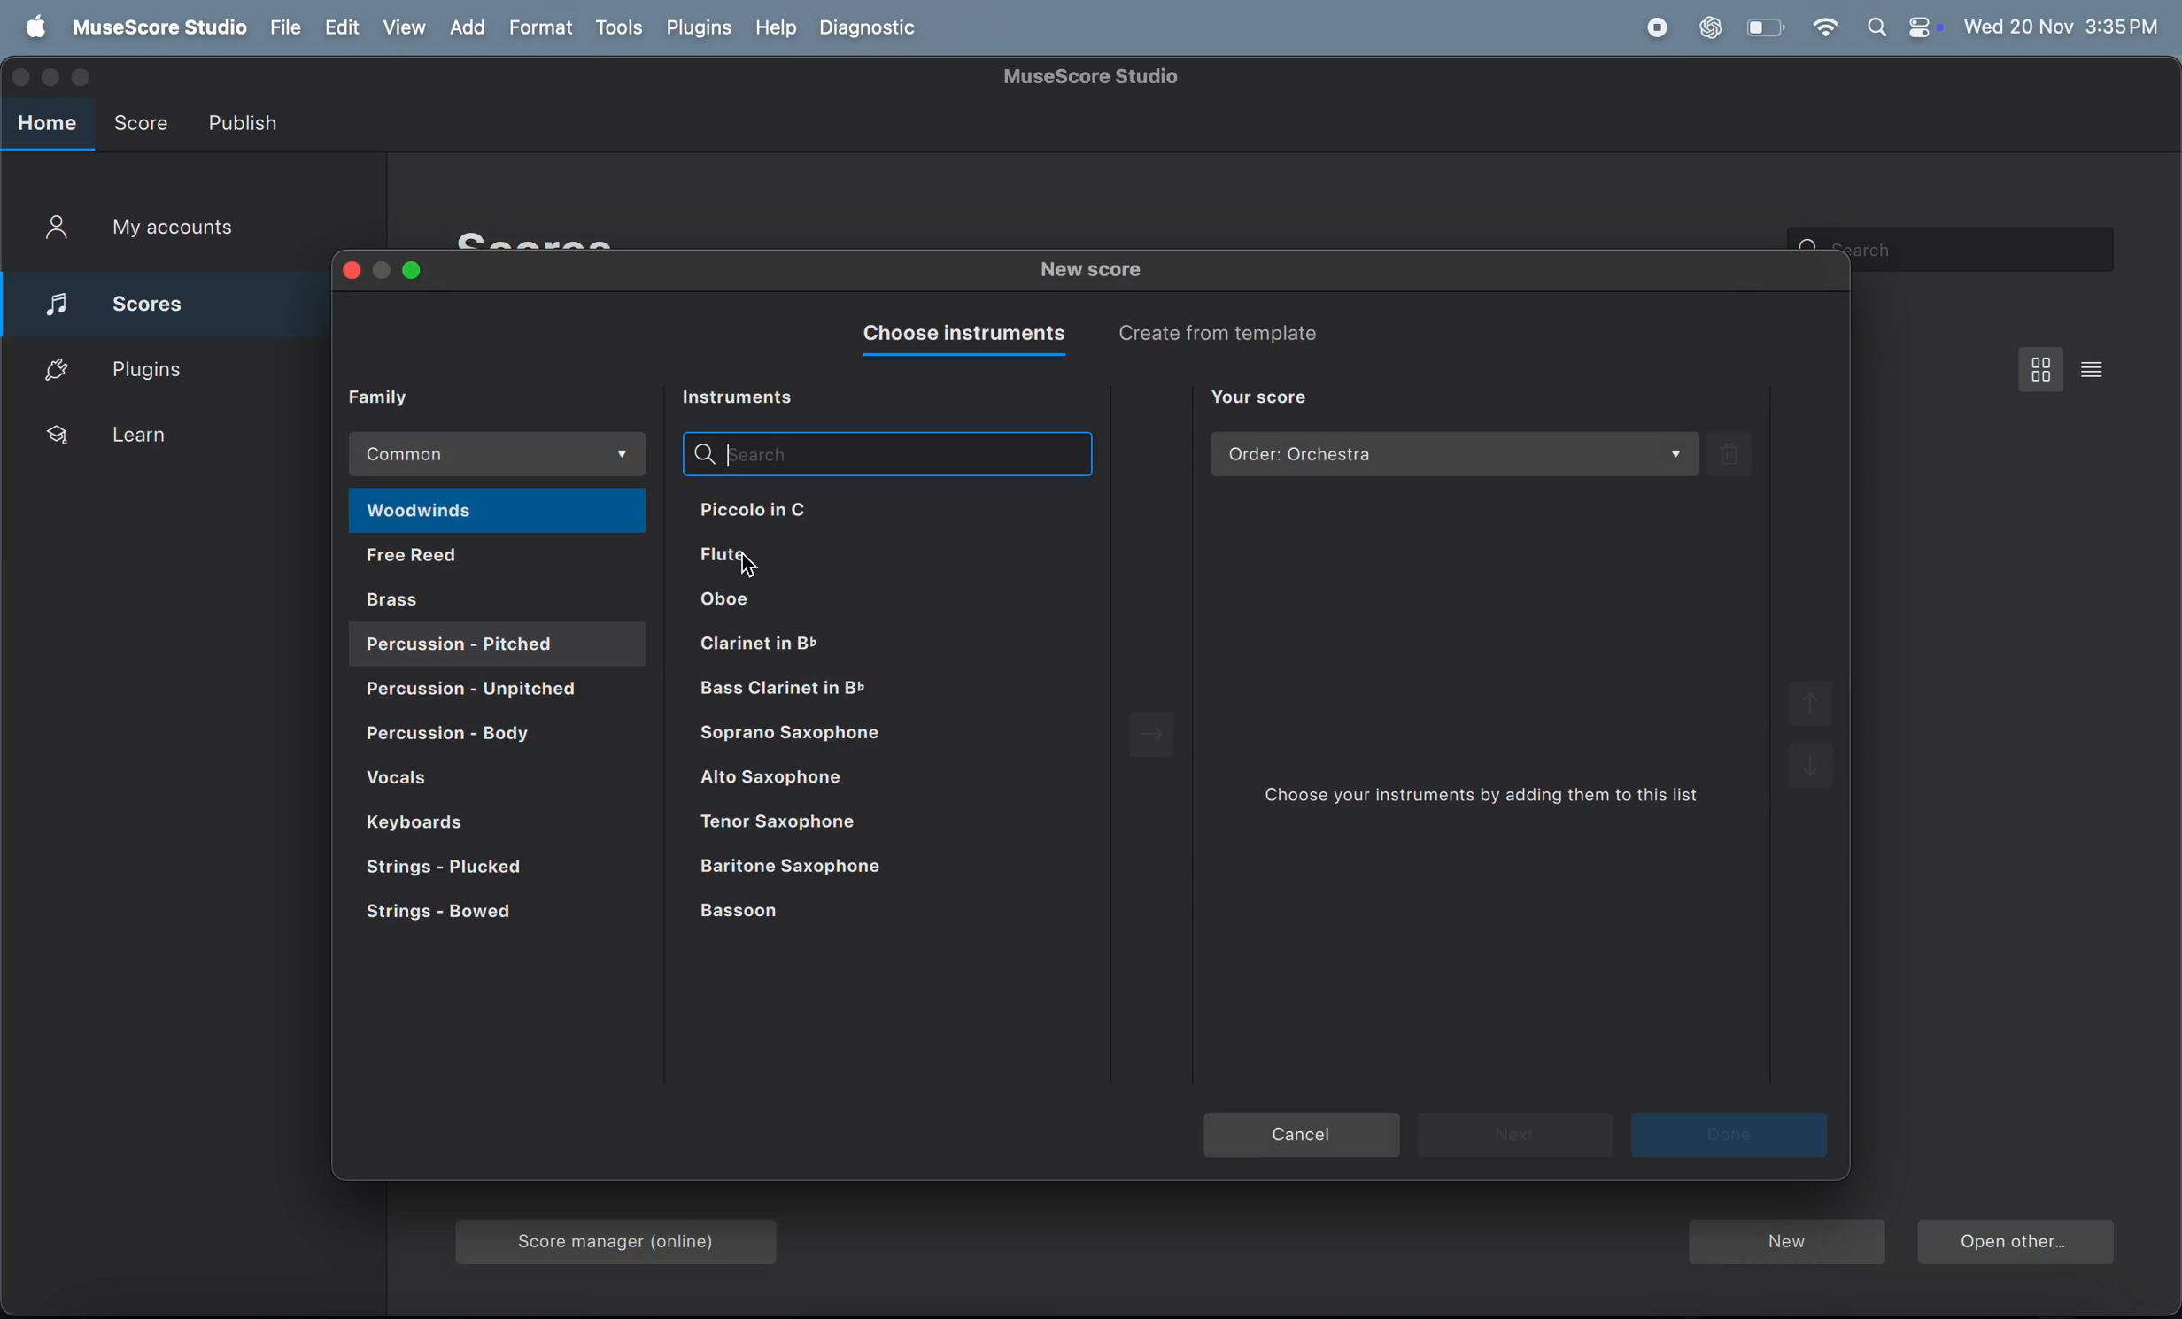 This screenshot has height=1319, width=2182. What do you see at coordinates (1260, 398) in the screenshot?
I see `your score` at bounding box center [1260, 398].